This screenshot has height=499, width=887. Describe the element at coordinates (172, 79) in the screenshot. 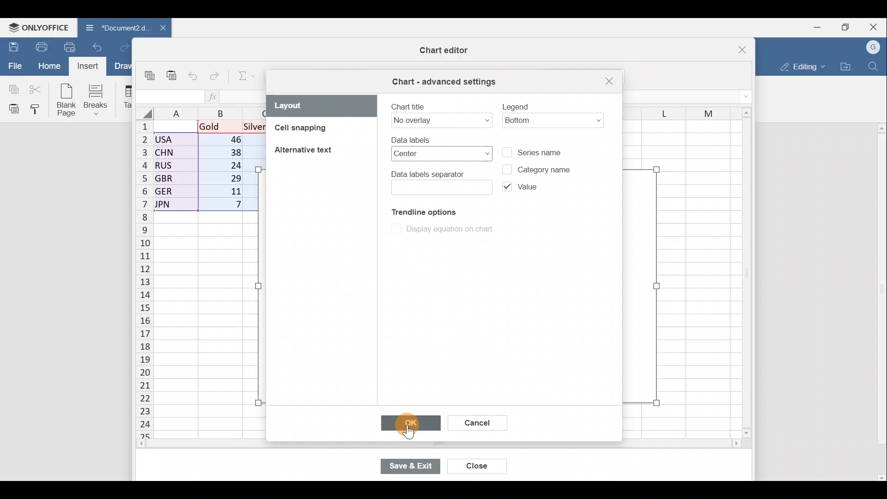

I see `Paste` at that location.